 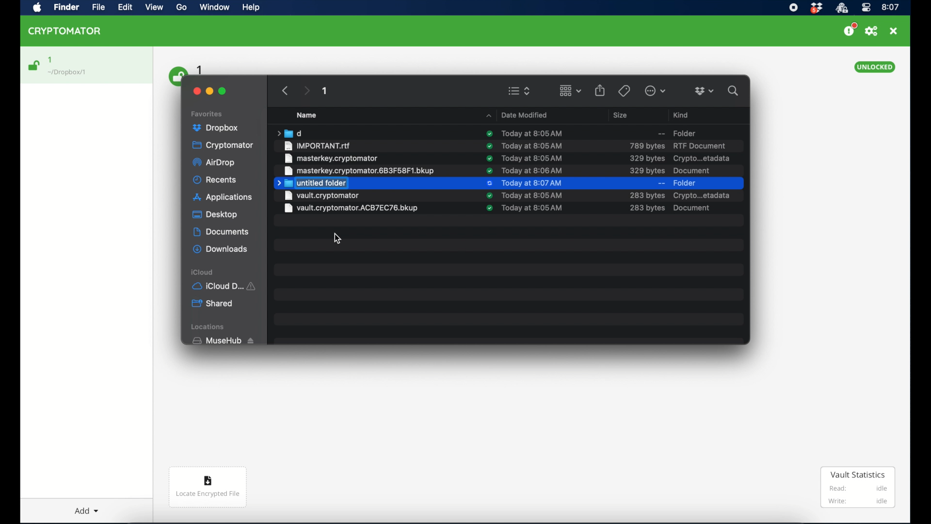 I want to click on unlocked, so click(x=875, y=67).